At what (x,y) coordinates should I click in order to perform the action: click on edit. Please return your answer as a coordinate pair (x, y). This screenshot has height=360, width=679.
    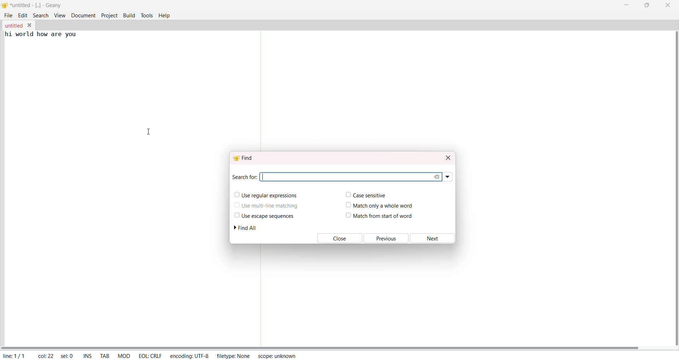
    Looking at the image, I should click on (21, 15).